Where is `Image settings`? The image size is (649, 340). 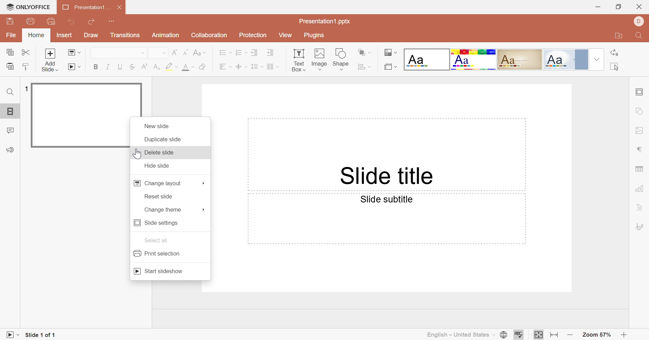
Image settings is located at coordinates (641, 130).